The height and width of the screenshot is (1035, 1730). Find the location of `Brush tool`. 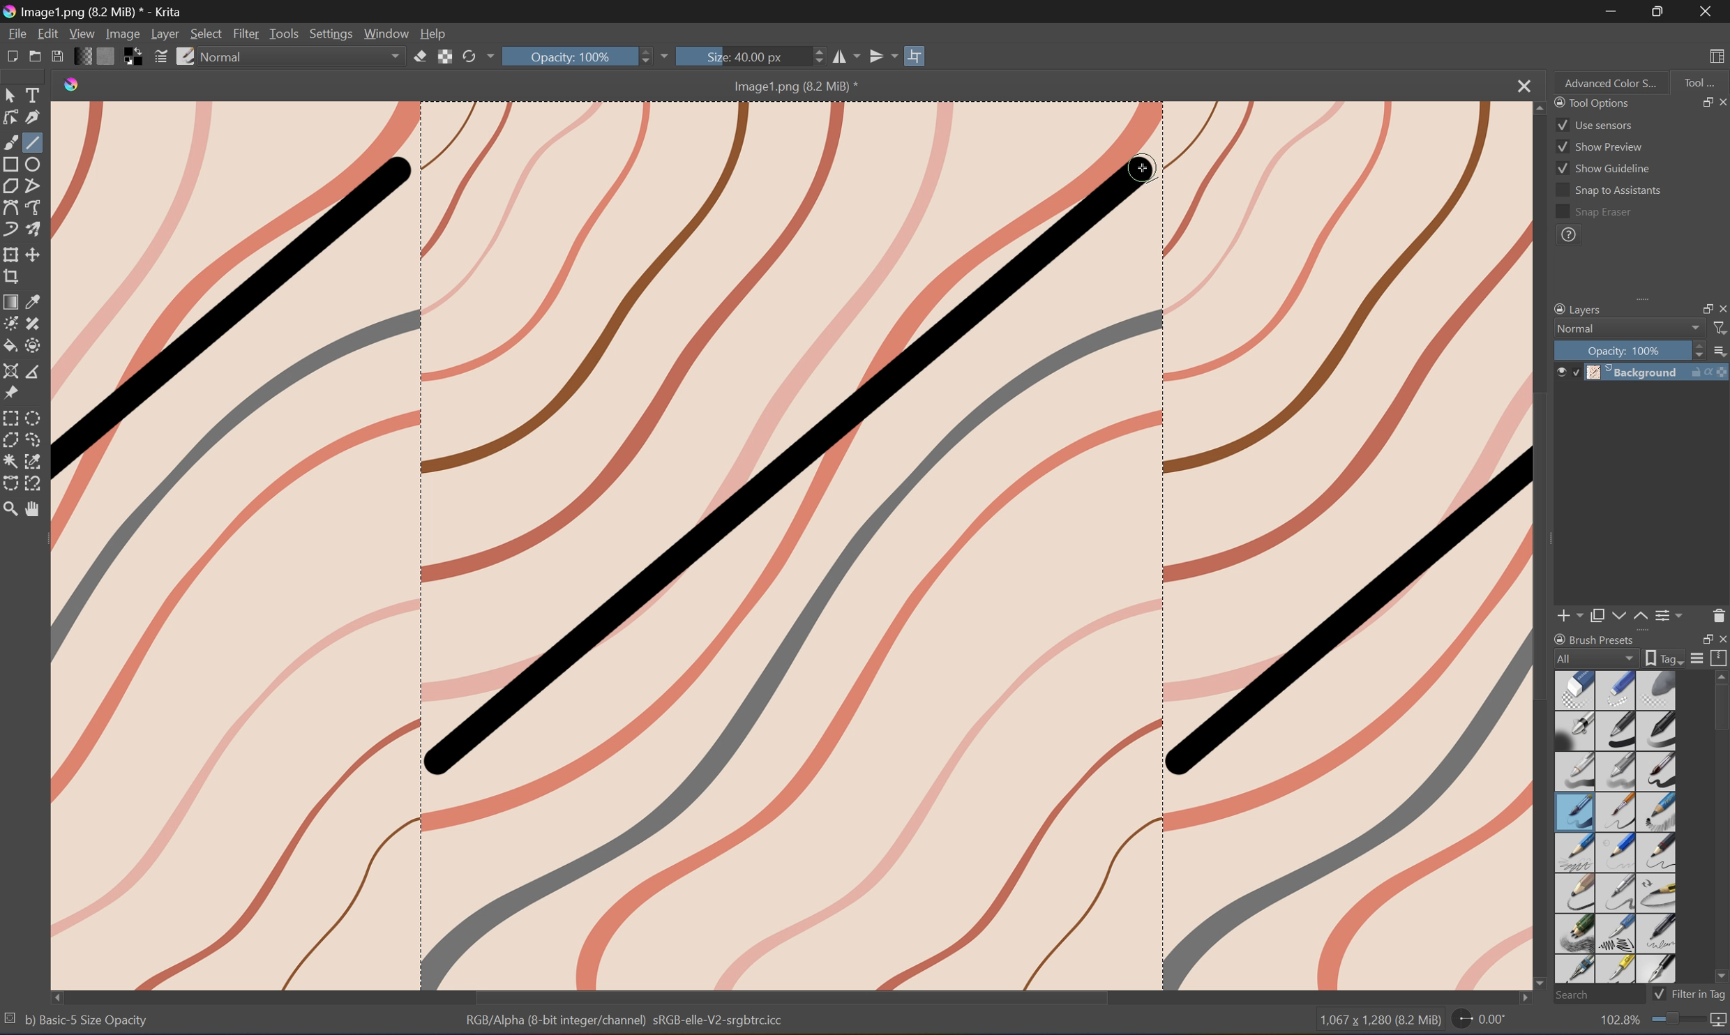

Brush tool is located at coordinates (11, 141).